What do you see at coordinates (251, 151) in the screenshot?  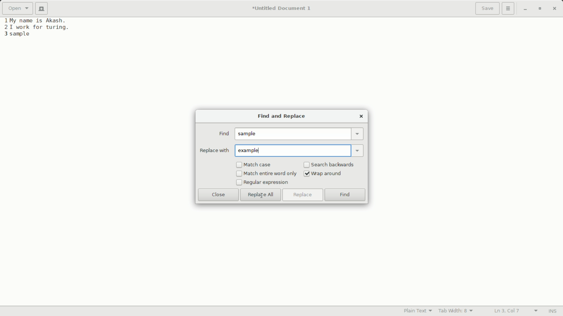 I see `example` at bounding box center [251, 151].